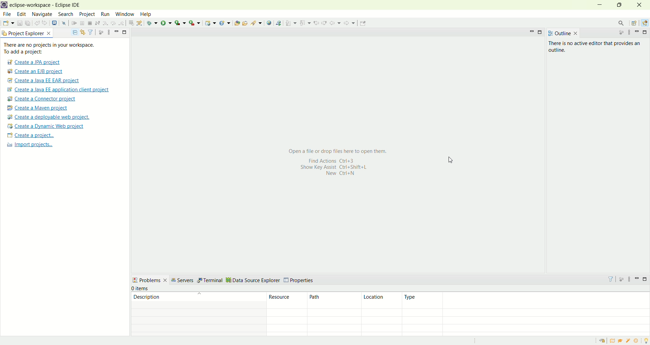 The height and width of the screenshot is (345, 650). What do you see at coordinates (124, 14) in the screenshot?
I see `window` at bounding box center [124, 14].